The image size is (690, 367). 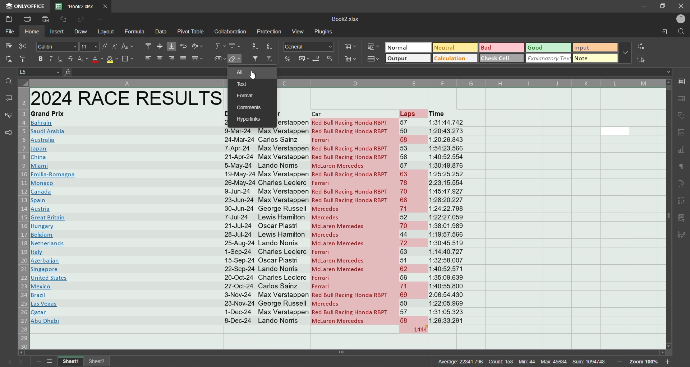 What do you see at coordinates (127, 59) in the screenshot?
I see `borders` at bounding box center [127, 59].